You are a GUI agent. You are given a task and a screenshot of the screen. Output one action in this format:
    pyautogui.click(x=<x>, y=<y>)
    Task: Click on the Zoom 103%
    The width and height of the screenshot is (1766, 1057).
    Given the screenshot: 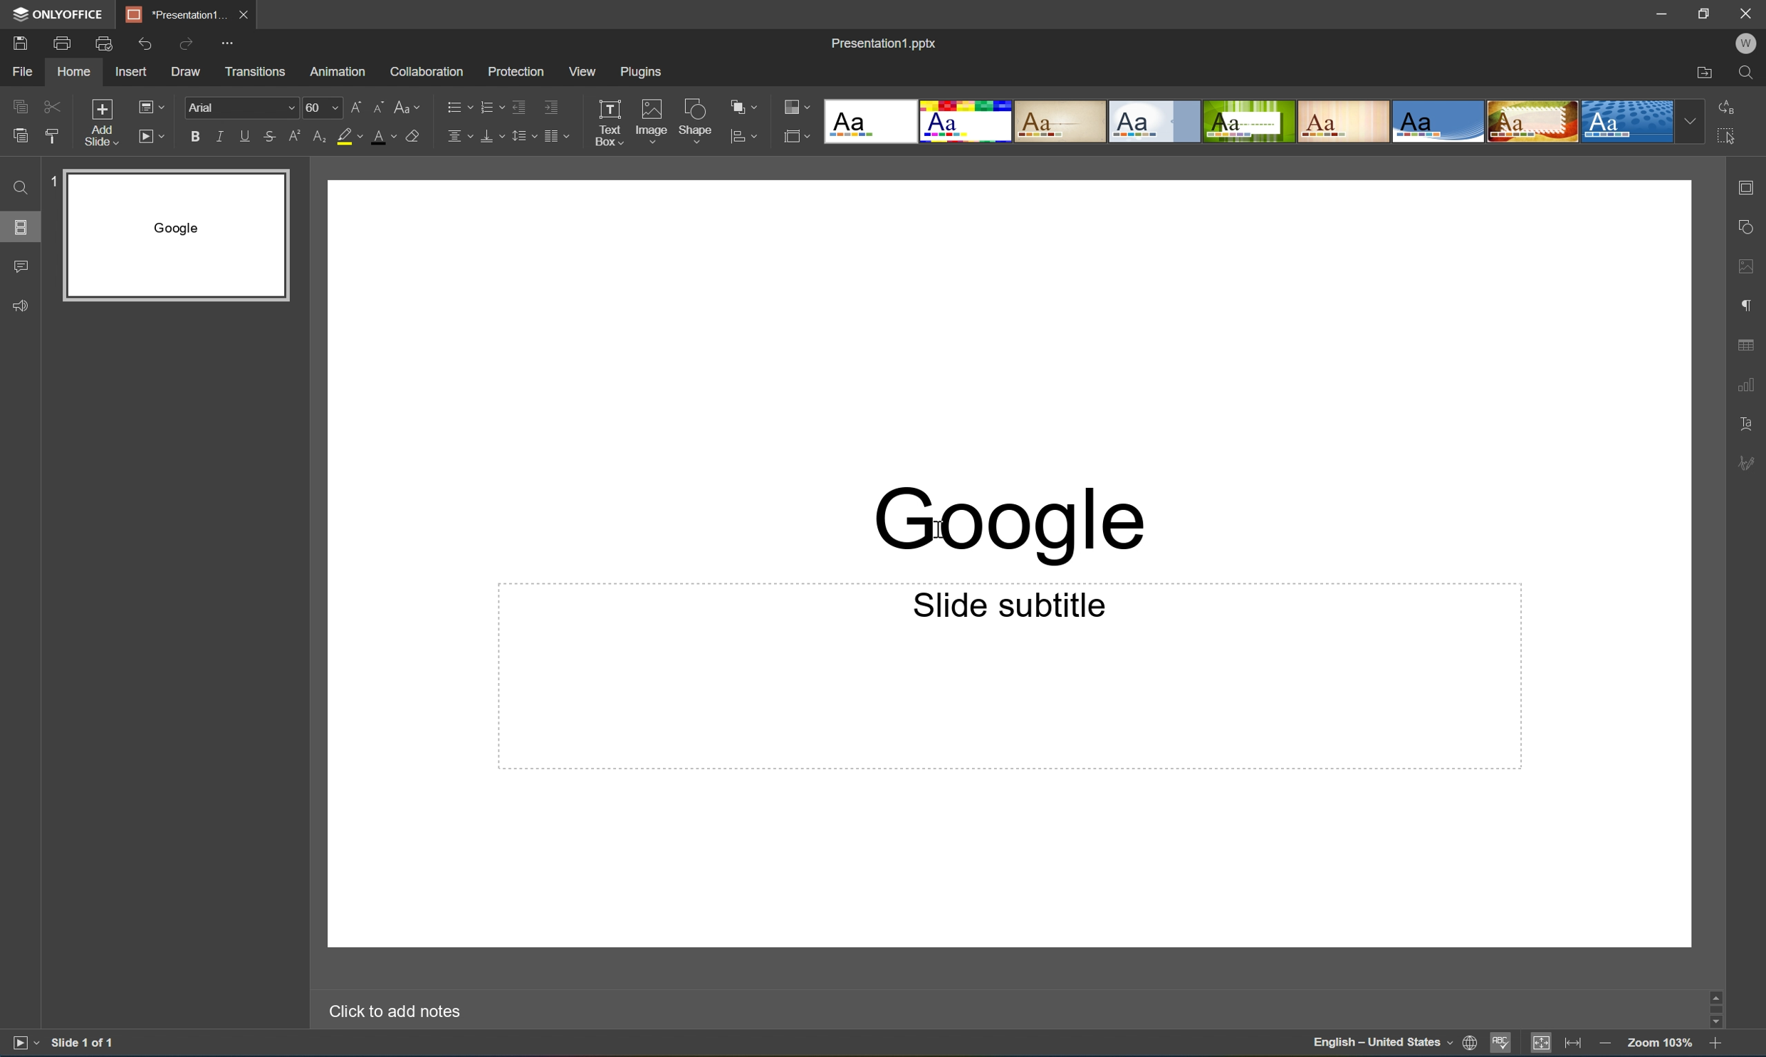 What is the action you would take?
    pyautogui.click(x=1662, y=1042)
    